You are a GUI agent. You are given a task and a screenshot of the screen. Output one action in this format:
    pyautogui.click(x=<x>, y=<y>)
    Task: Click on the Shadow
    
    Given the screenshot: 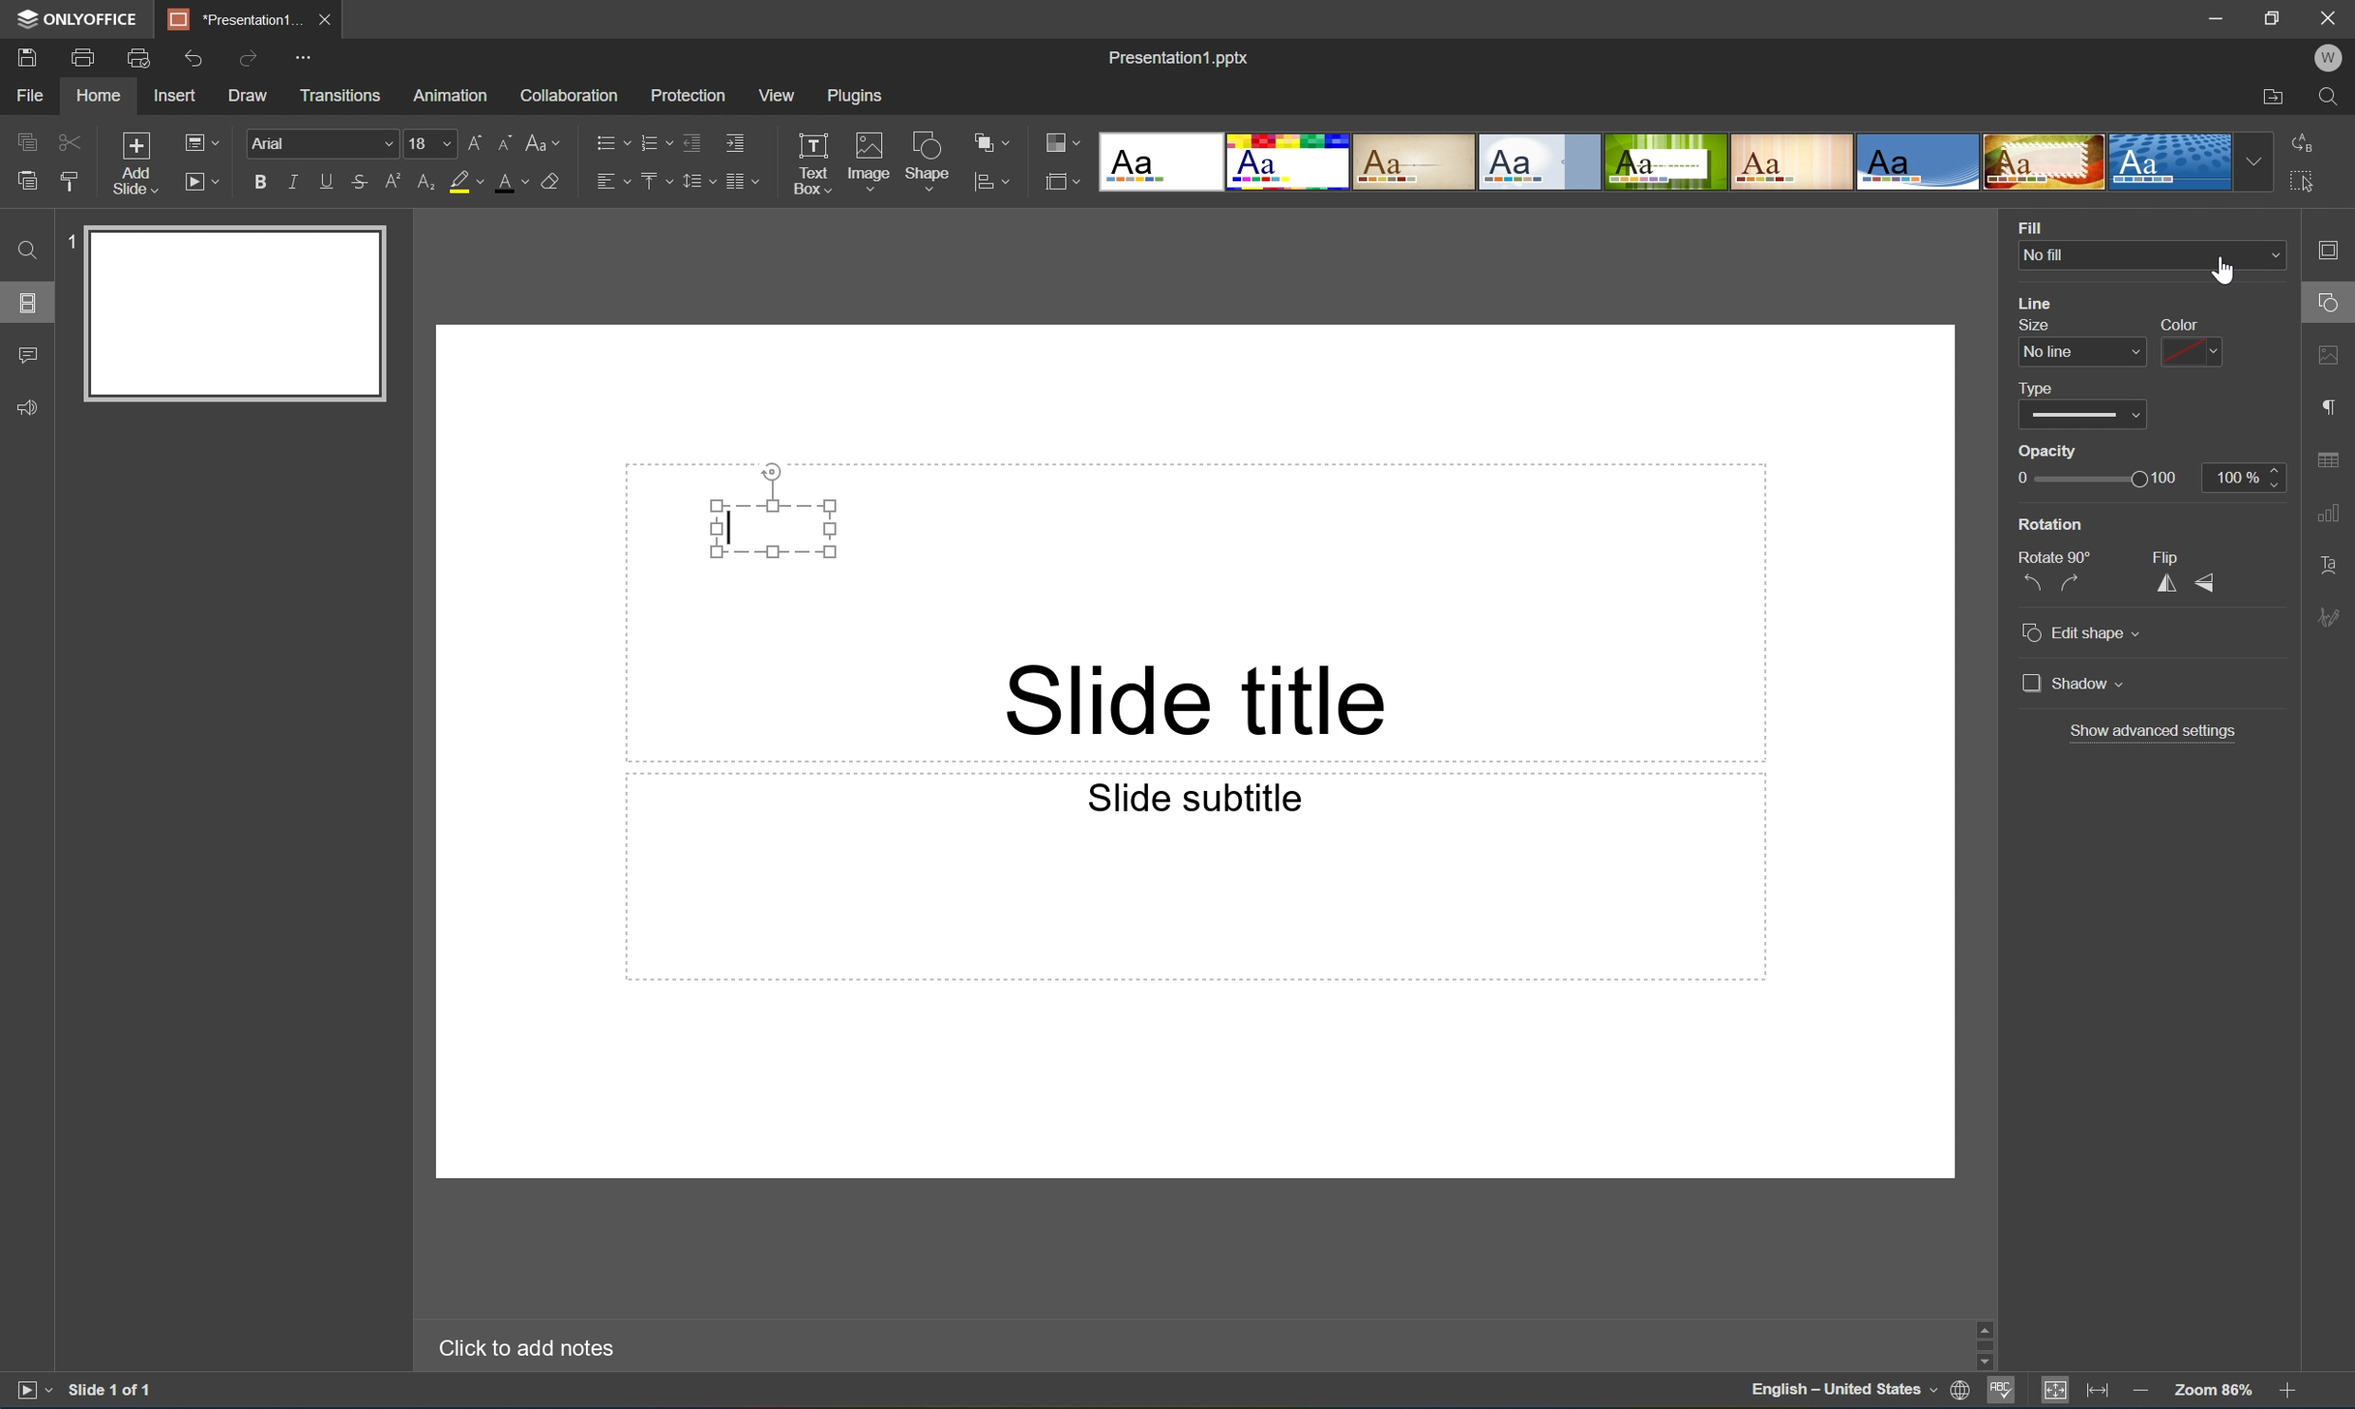 What is the action you would take?
    pyautogui.click(x=2074, y=686)
    